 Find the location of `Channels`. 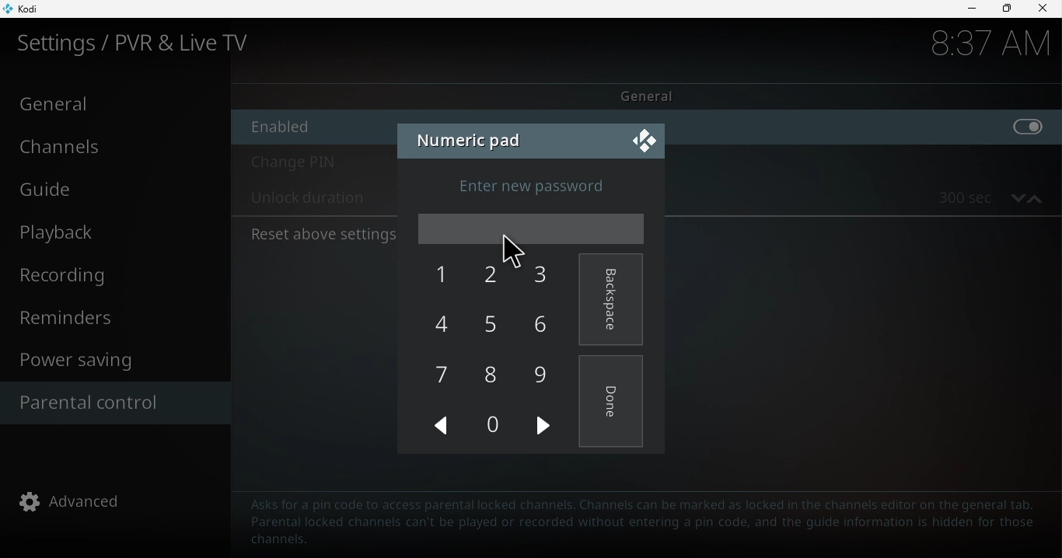

Channels is located at coordinates (110, 145).